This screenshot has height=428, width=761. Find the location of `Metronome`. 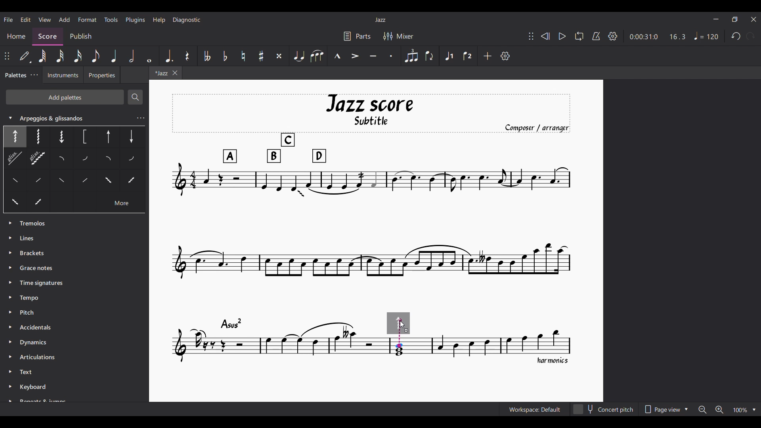

Metronome is located at coordinates (597, 36).